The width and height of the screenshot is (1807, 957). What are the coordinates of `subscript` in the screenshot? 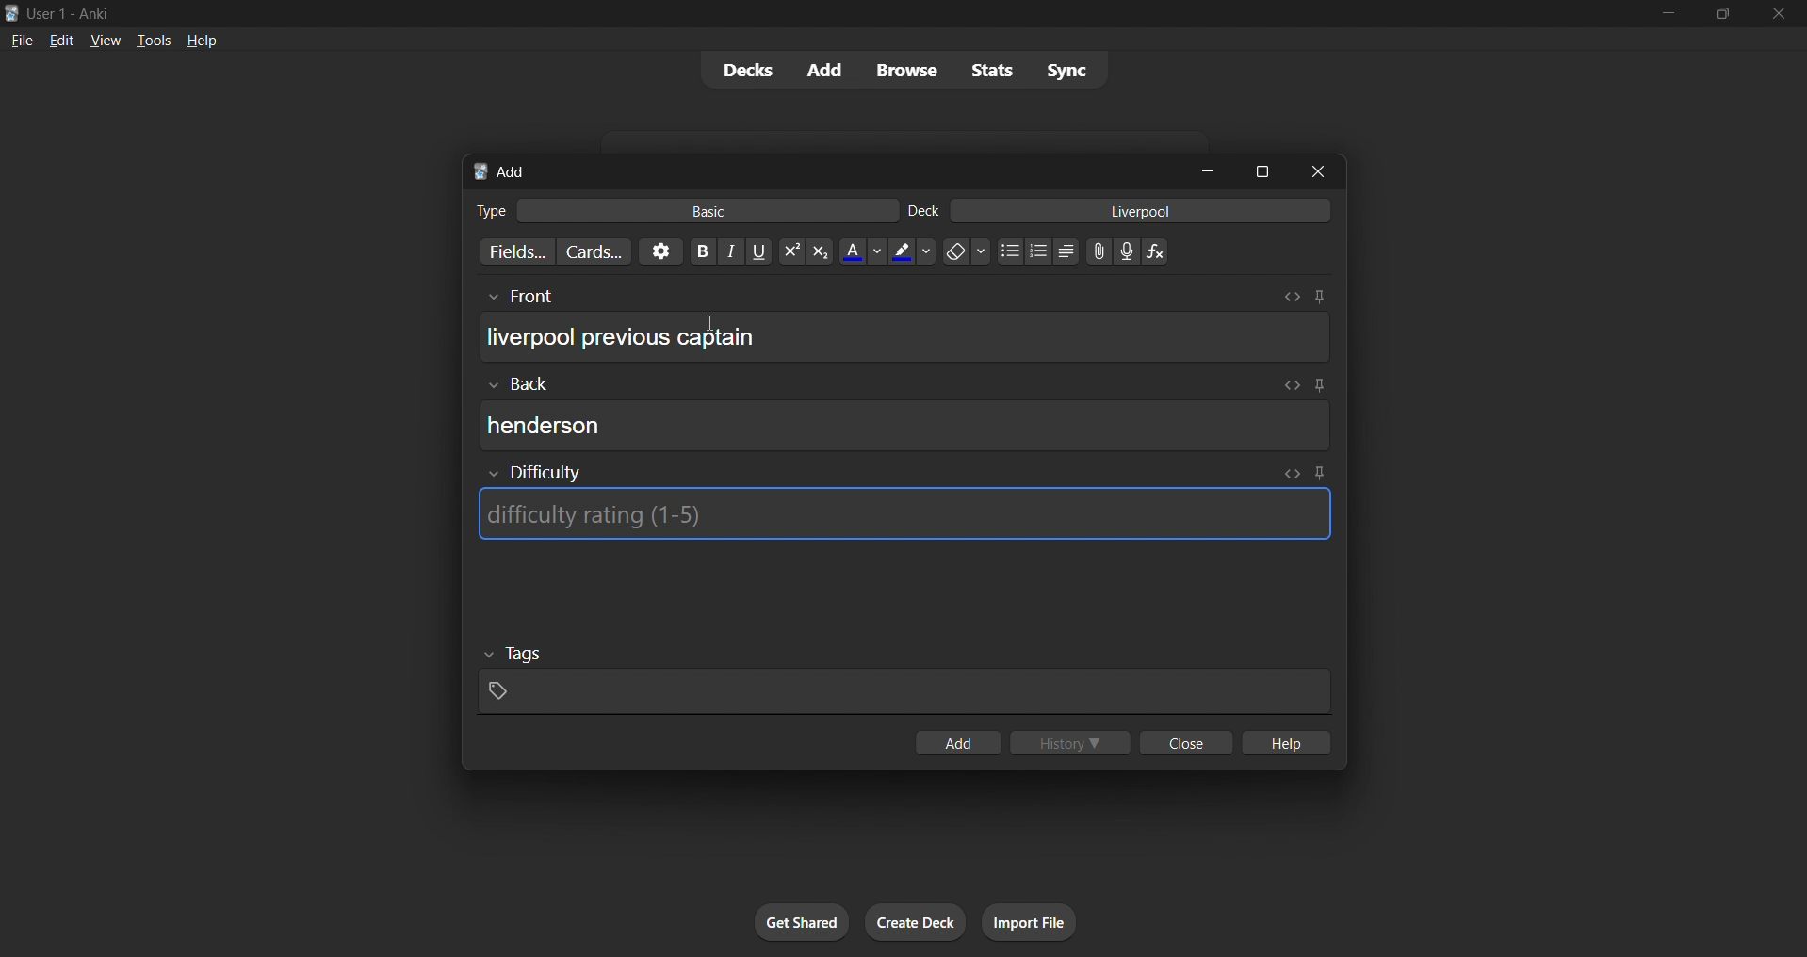 It's located at (818, 251).